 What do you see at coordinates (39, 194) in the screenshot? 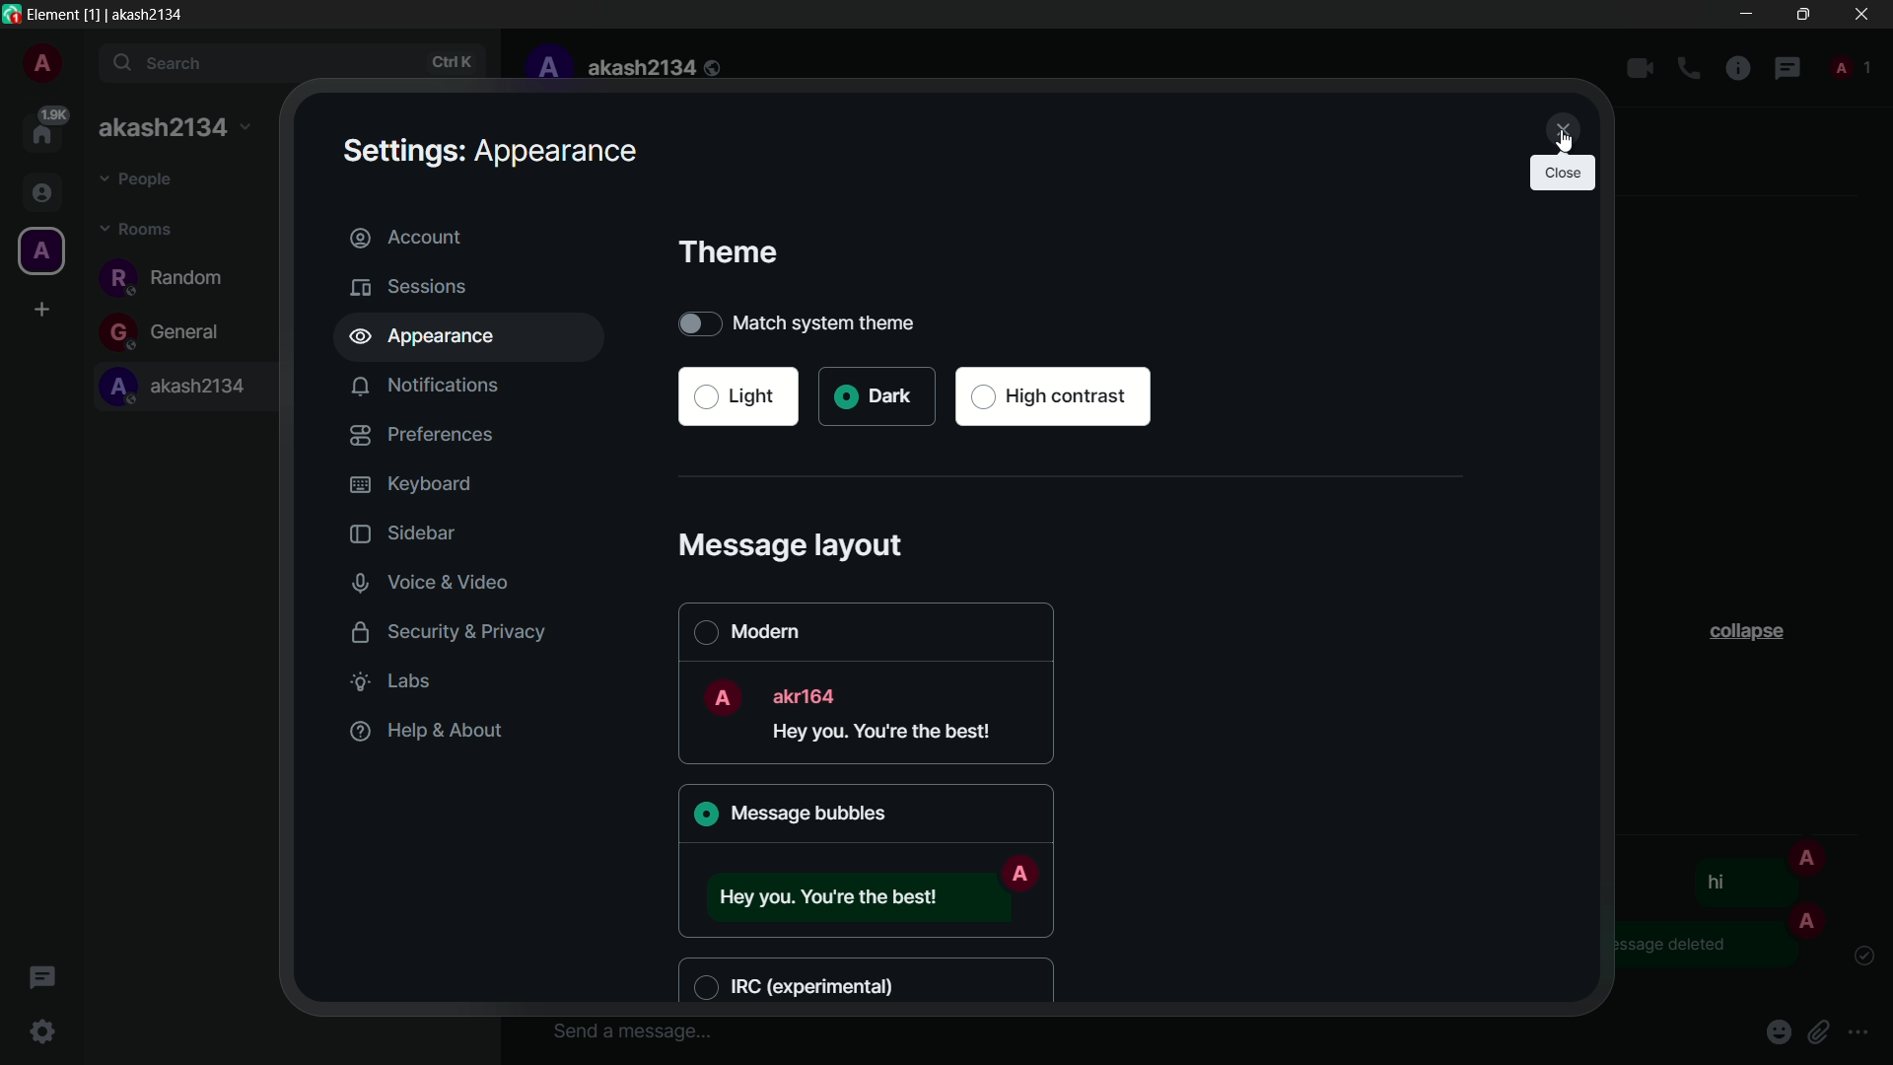
I see `people icon` at bounding box center [39, 194].